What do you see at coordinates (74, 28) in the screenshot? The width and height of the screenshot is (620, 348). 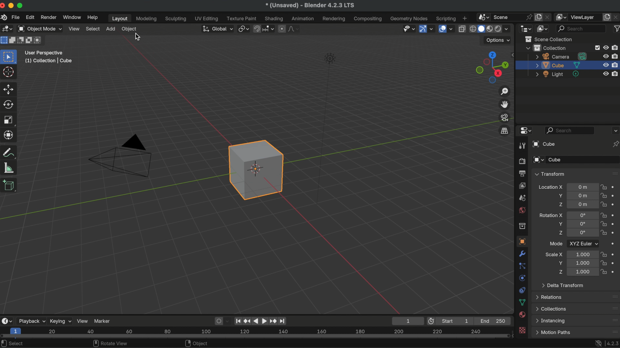 I see `view` at bounding box center [74, 28].